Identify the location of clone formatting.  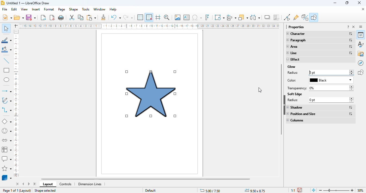
(103, 17).